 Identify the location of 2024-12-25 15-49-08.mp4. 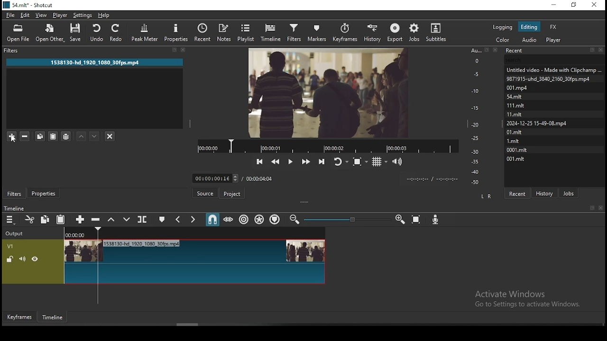
(537, 123).